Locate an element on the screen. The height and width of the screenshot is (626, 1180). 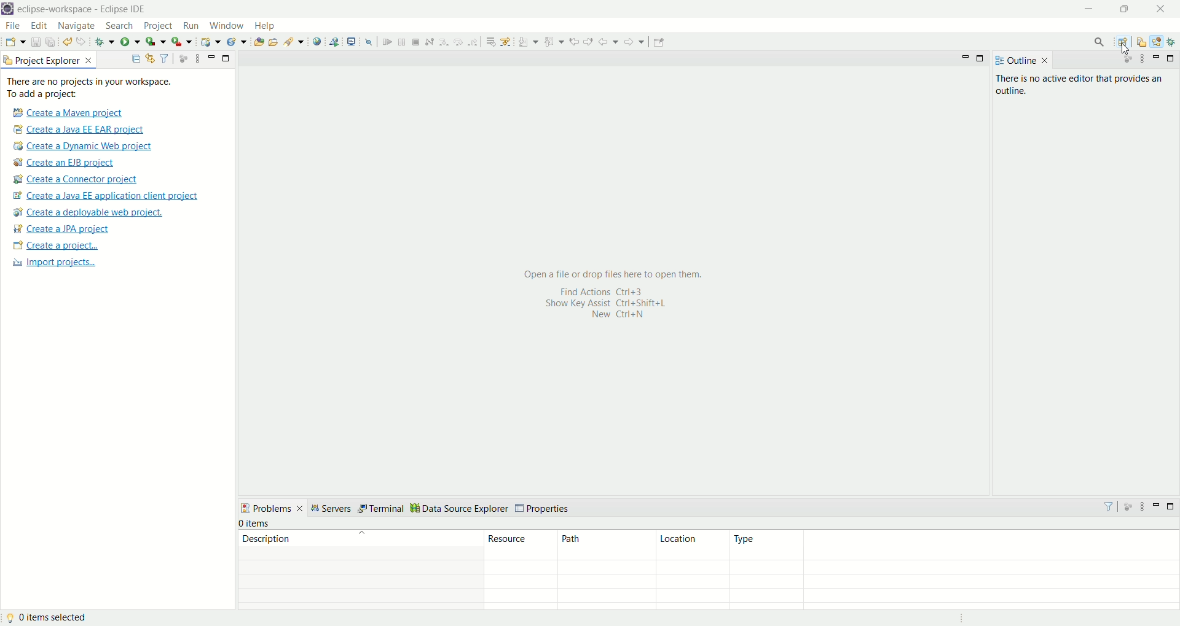
focus on active task is located at coordinates (1125, 60).